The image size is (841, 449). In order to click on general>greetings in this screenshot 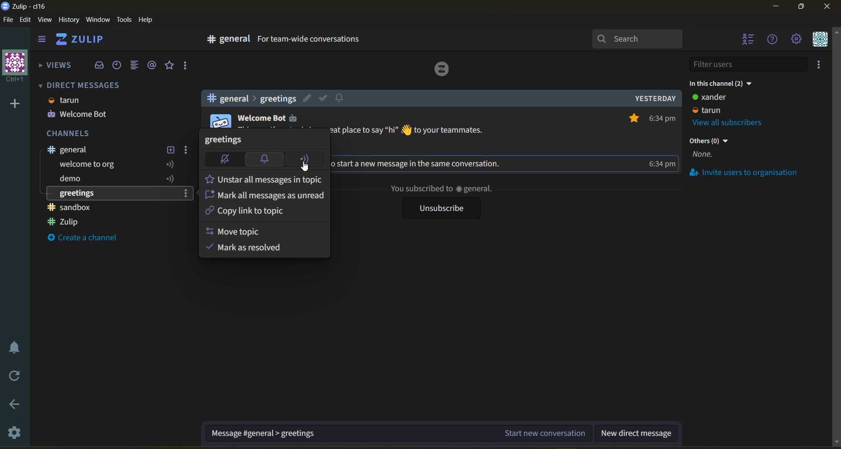, I will do `click(249, 98)`.